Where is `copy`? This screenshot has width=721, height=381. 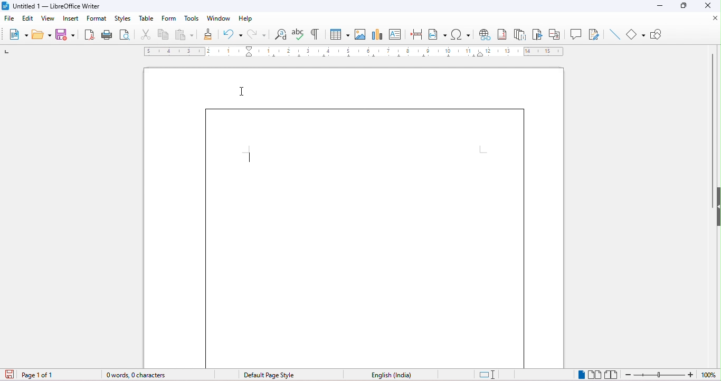
copy is located at coordinates (164, 36).